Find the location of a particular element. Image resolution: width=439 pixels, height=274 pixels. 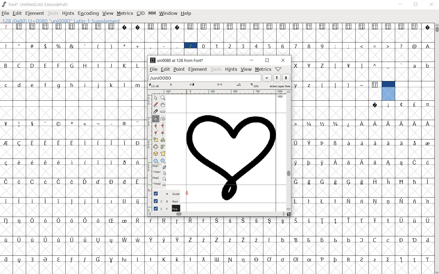

glyph is located at coordinates (349, 259).